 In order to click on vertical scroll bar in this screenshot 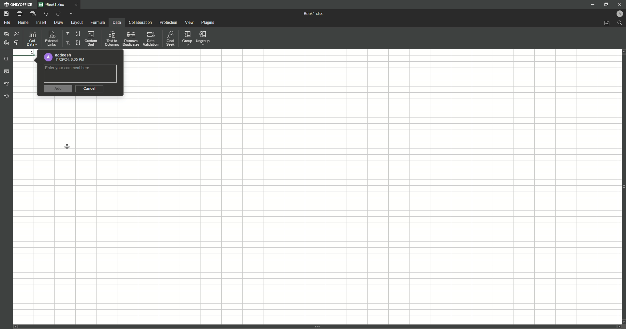, I will do `click(317, 327)`.